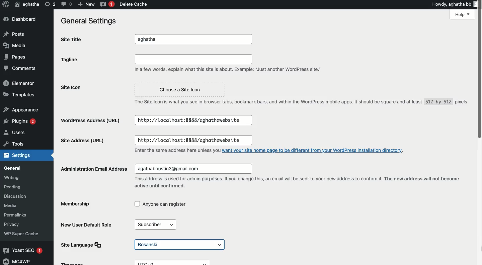  I want to click on General, so click(16, 168).